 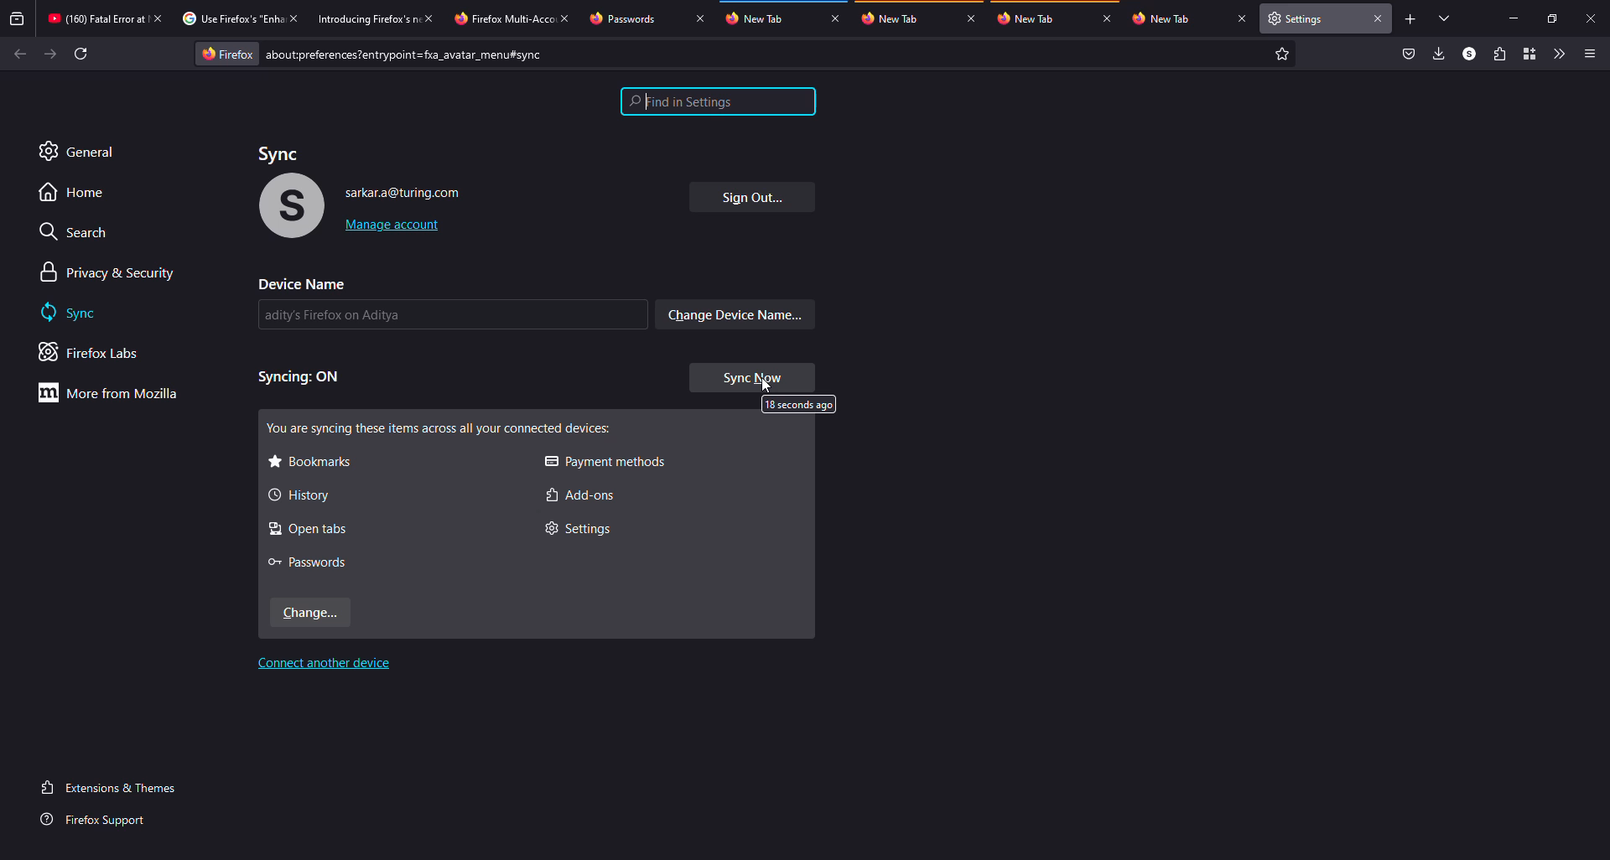 I want to click on close, so click(x=159, y=18).